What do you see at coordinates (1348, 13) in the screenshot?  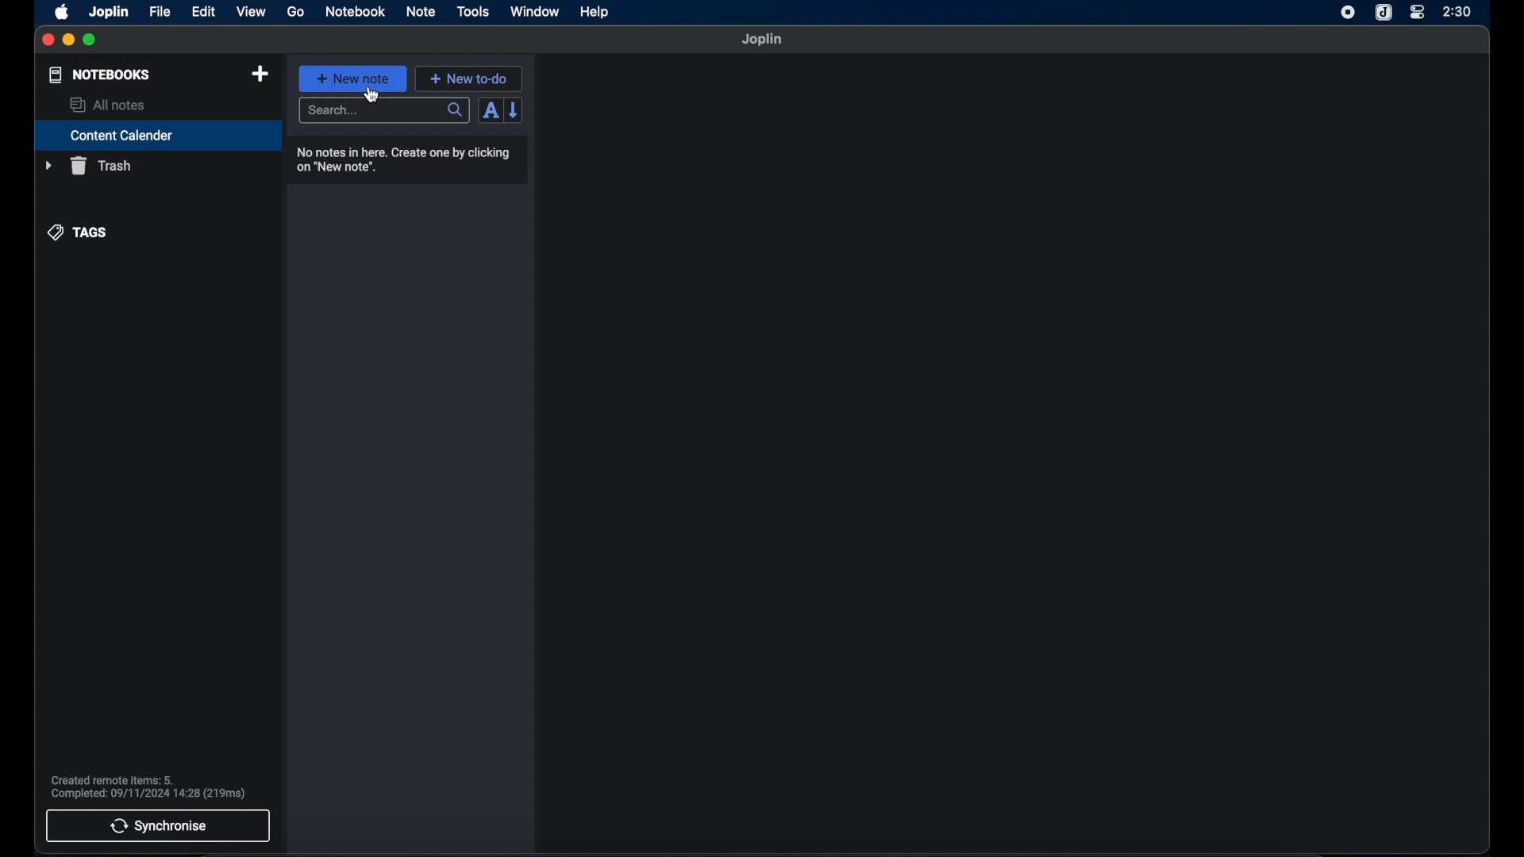 I see `screen recorder icon` at bounding box center [1348, 13].